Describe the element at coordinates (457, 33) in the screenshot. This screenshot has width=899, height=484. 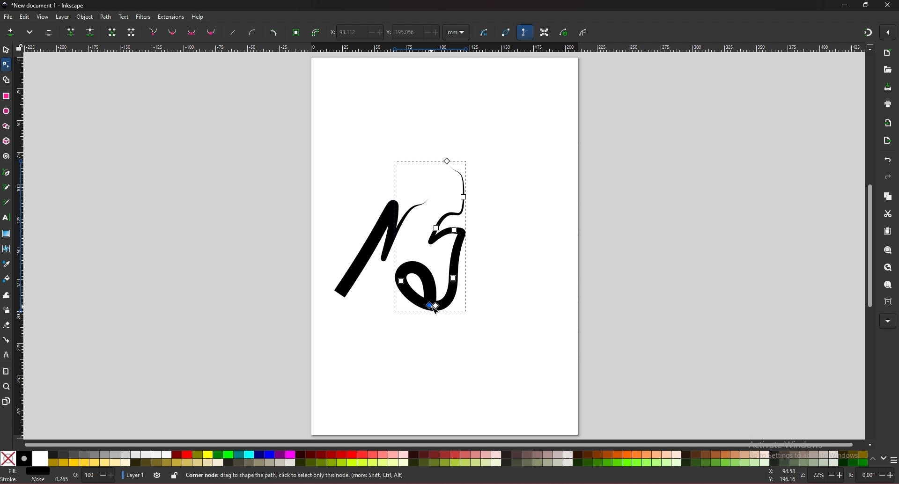
I see `units` at that location.